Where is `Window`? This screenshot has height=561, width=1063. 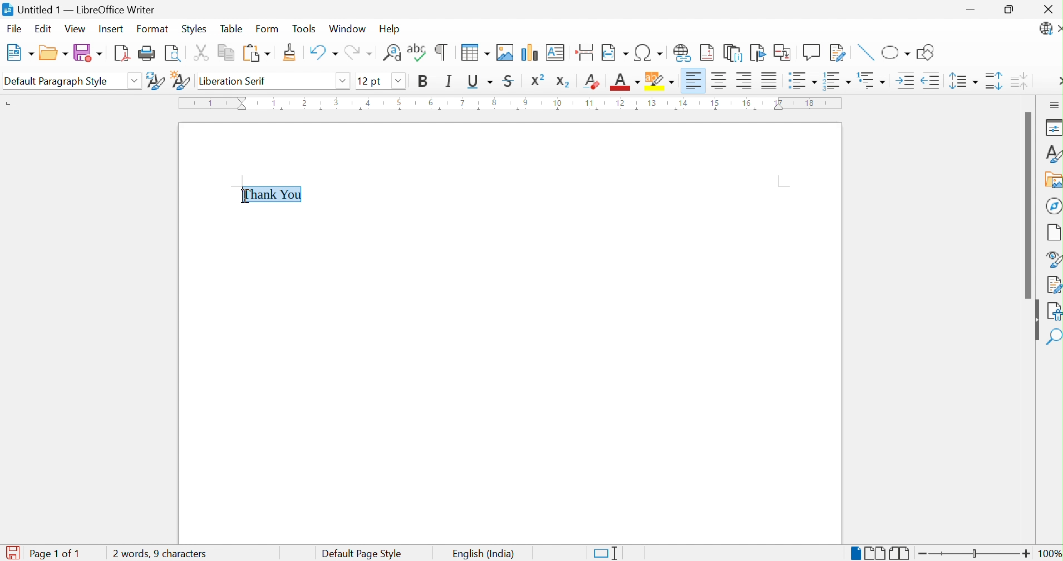 Window is located at coordinates (348, 29).